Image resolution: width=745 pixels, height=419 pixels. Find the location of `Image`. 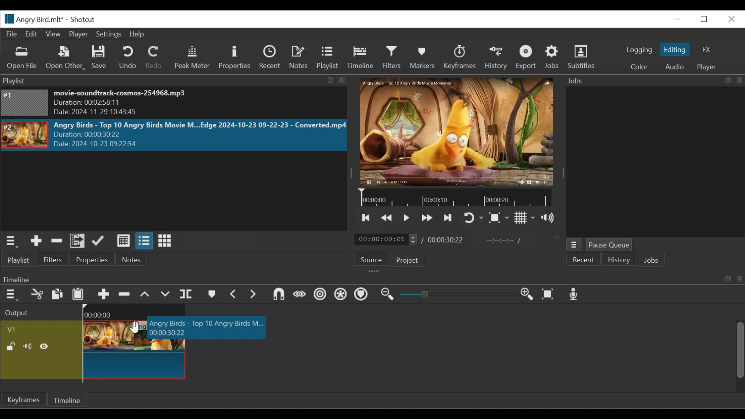

Image is located at coordinates (25, 135).